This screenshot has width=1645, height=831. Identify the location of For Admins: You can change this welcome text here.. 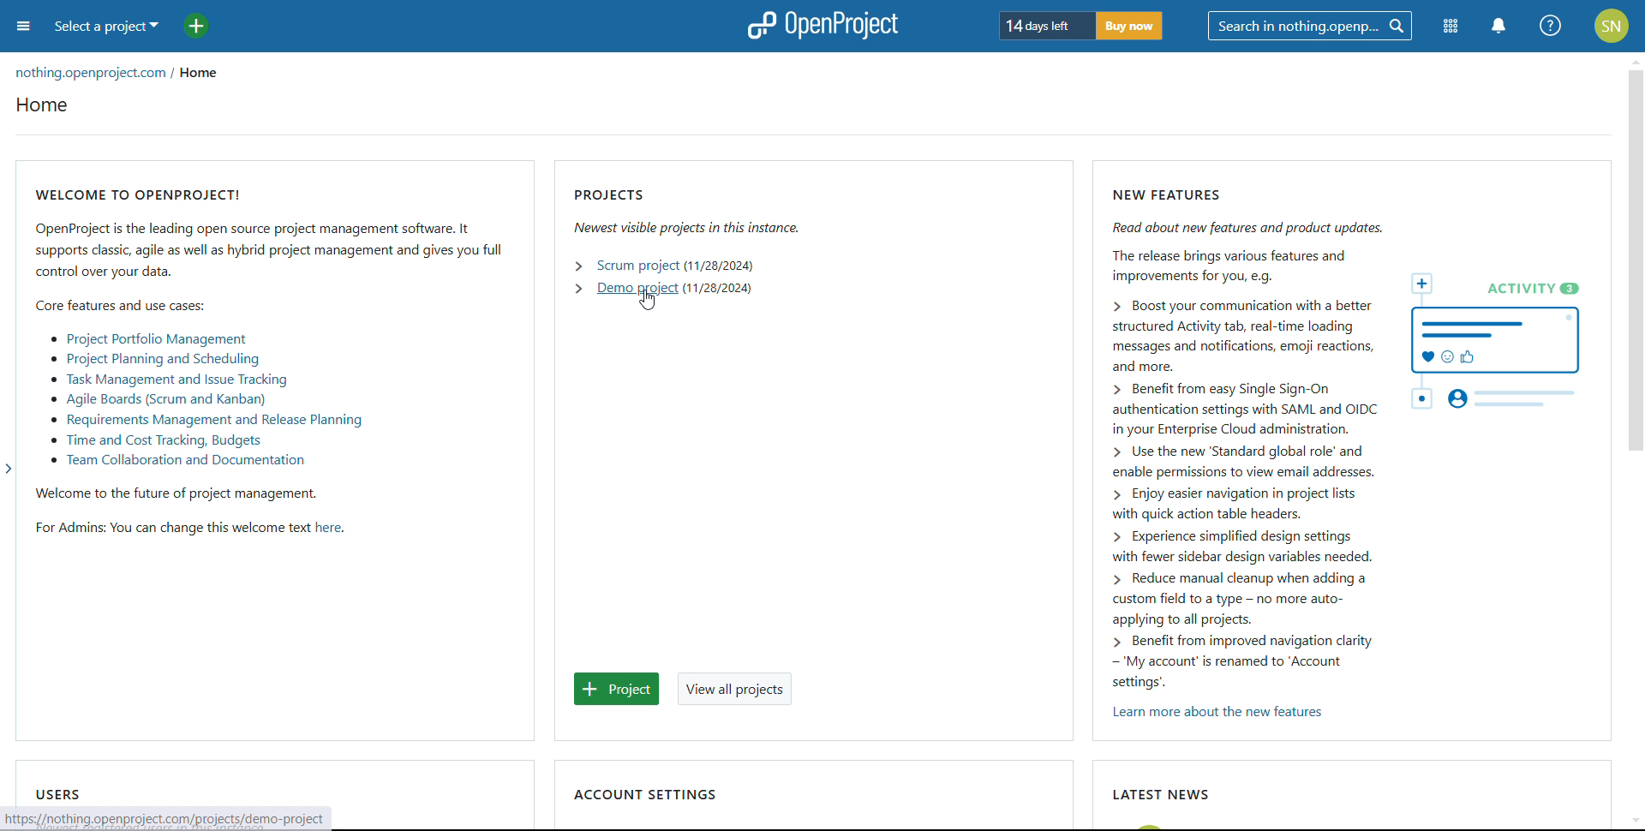
(224, 532).